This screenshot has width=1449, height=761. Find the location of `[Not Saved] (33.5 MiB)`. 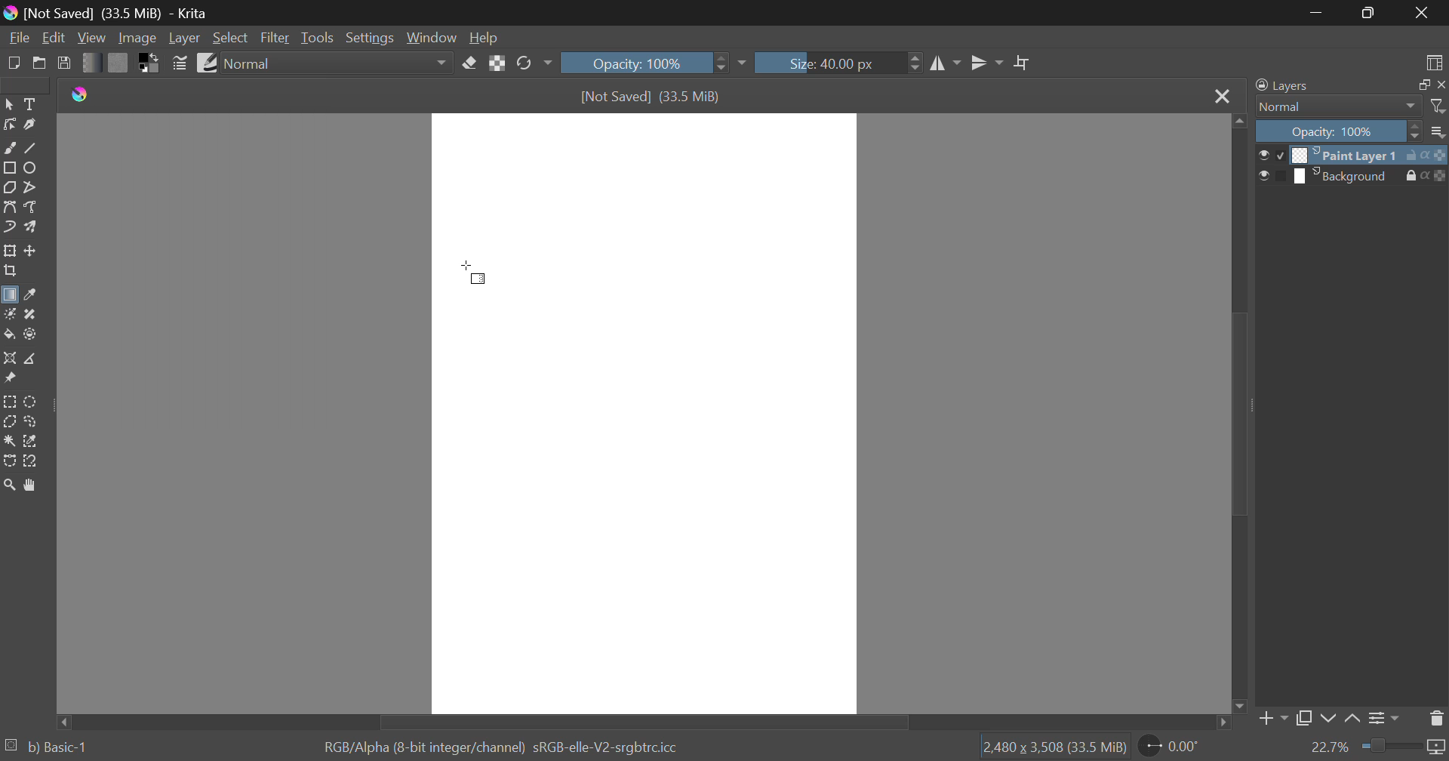

[Not Saved] (33.5 MiB) is located at coordinates (651, 97).